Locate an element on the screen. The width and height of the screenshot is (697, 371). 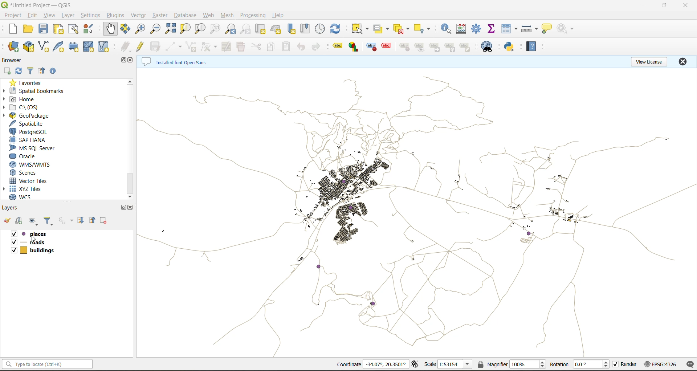
mesh is located at coordinates (226, 16).